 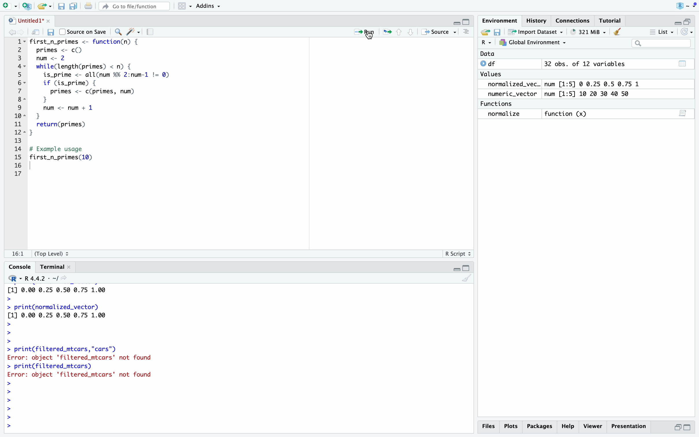 I want to click on fe!, so click(x=18, y=253).